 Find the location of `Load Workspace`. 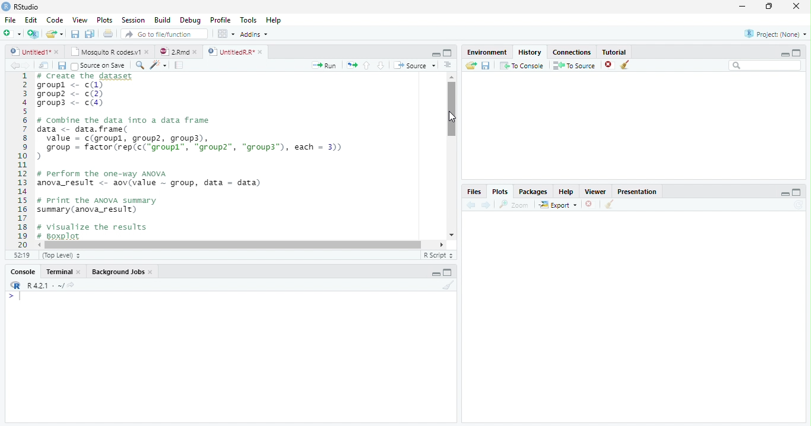

Load Workspace is located at coordinates (471, 66).